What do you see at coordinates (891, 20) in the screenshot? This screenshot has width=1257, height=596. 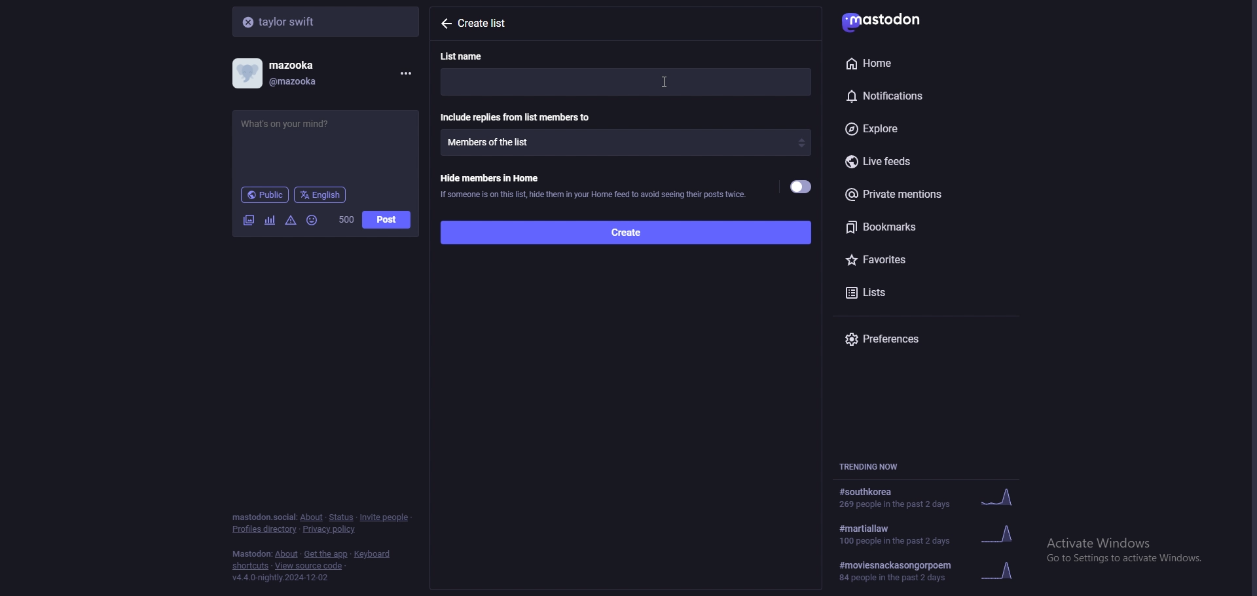 I see `mastodon` at bounding box center [891, 20].